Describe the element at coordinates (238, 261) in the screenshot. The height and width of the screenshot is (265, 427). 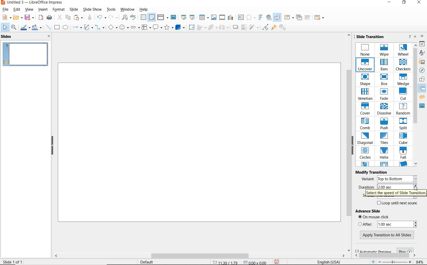
I see `POSITION AND SIZE` at that location.